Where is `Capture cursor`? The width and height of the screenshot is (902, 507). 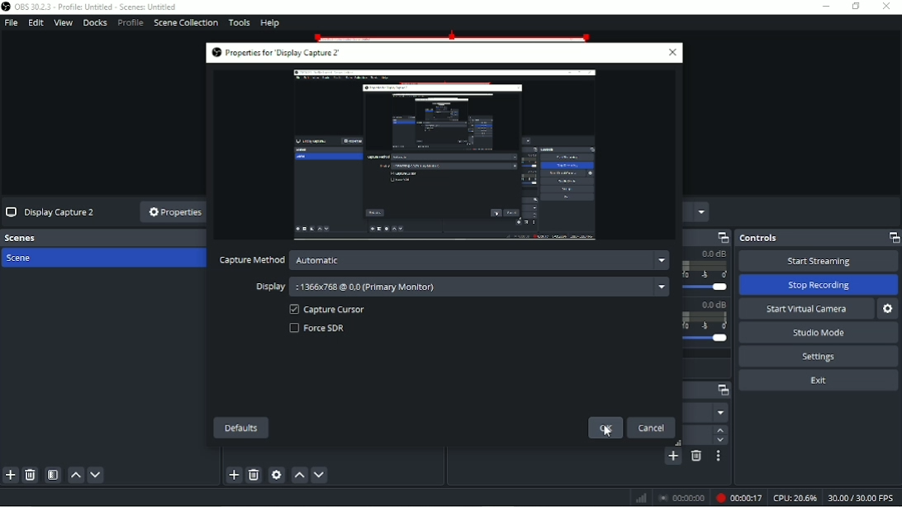 Capture cursor is located at coordinates (326, 310).